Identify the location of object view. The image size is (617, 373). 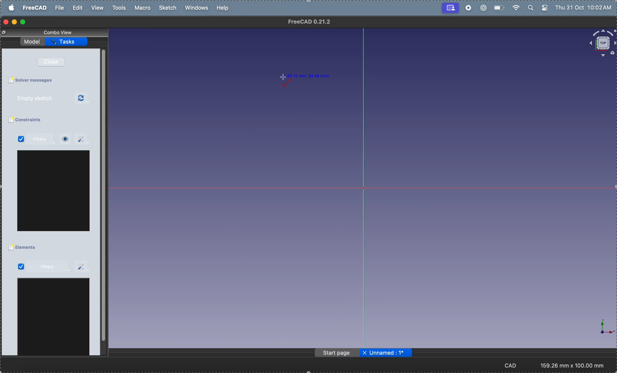
(602, 43).